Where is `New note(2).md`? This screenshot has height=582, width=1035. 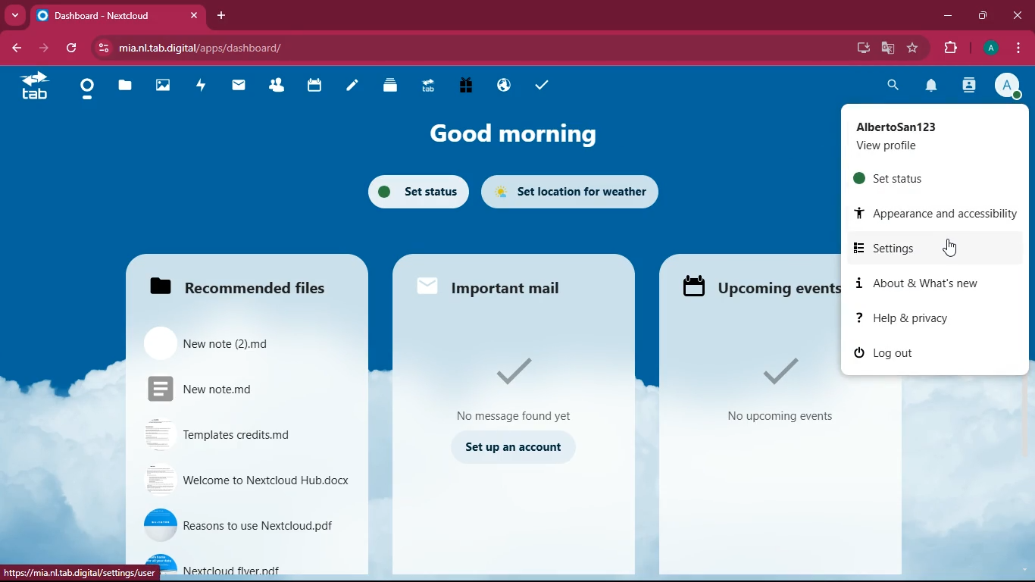 New note(2).md is located at coordinates (242, 342).